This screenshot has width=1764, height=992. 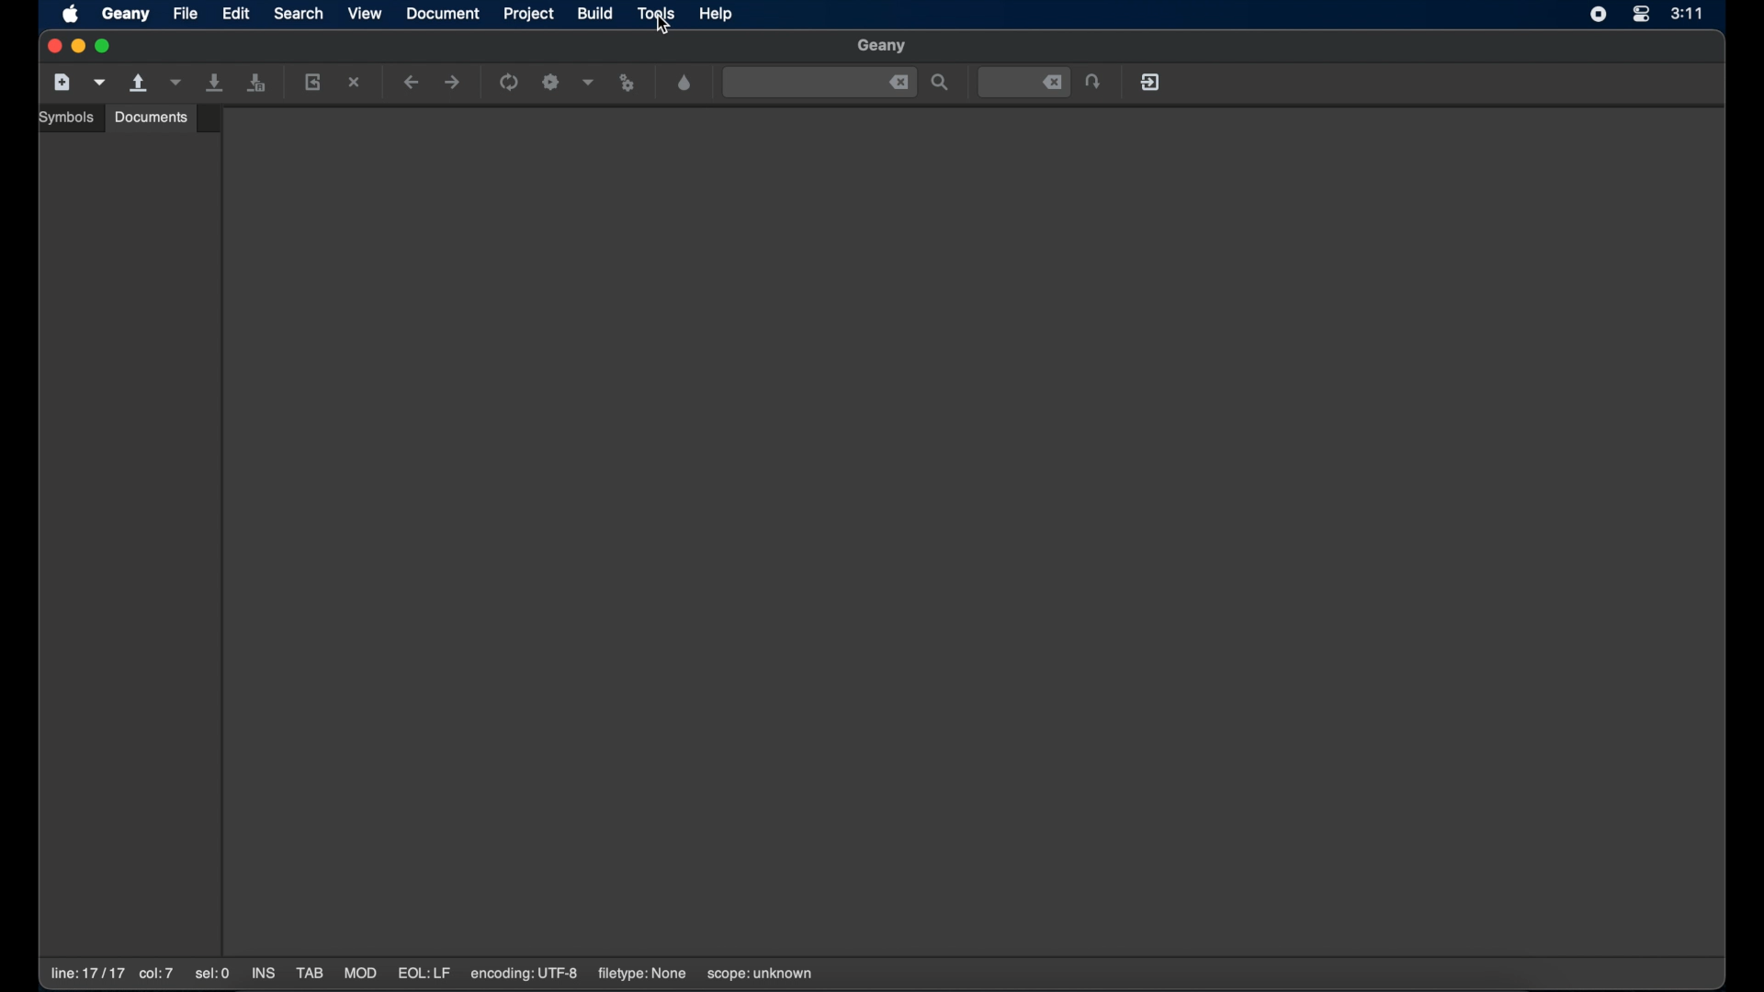 I want to click on project, so click(x=531, y=14).